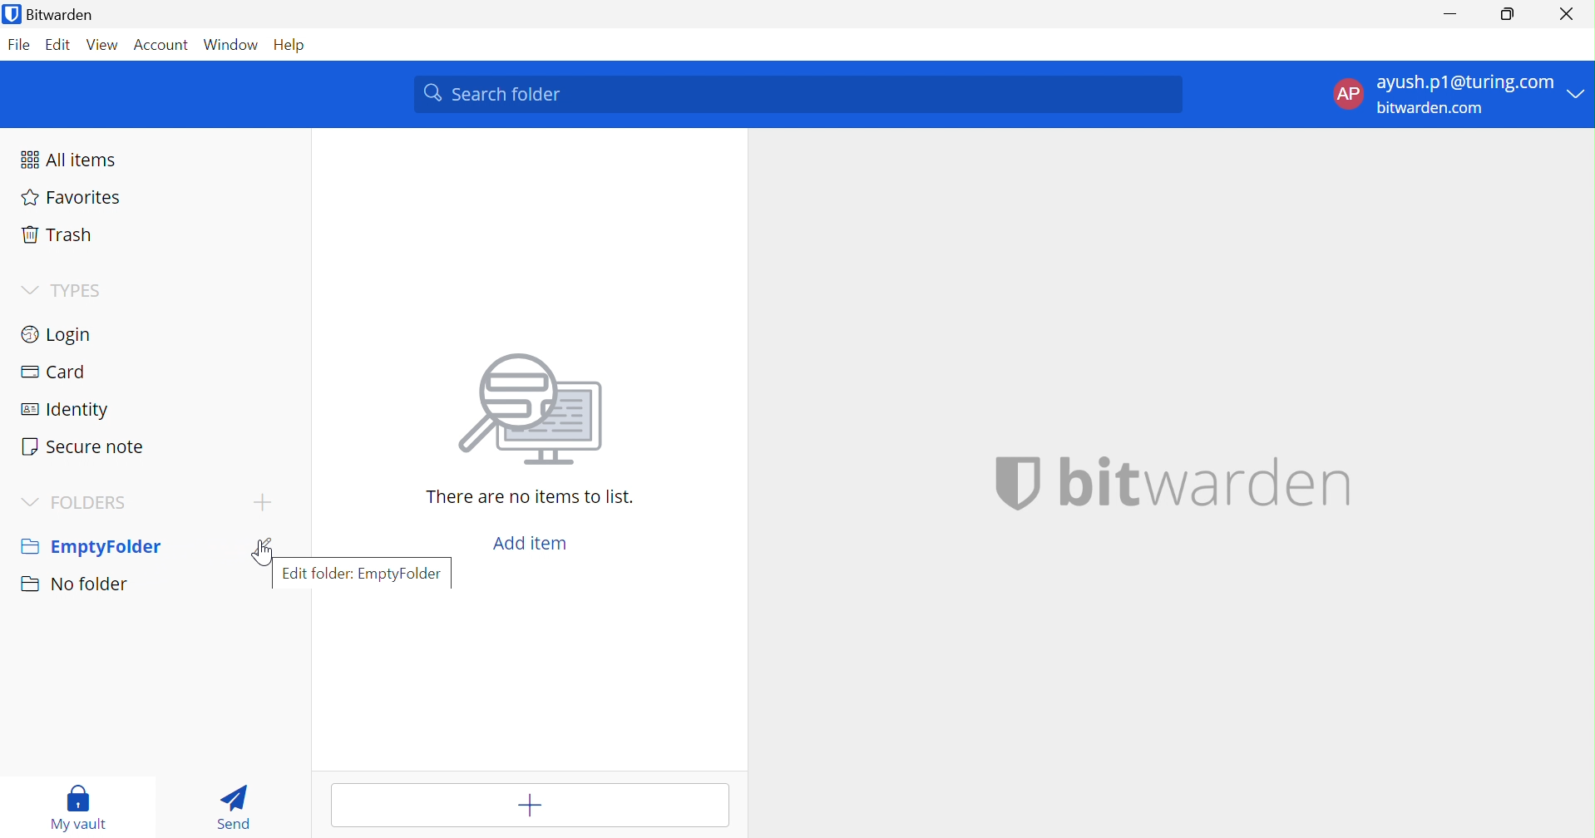  Describe the element at coordinates (299, 46) in the screenshot. I see `Help` at that location.